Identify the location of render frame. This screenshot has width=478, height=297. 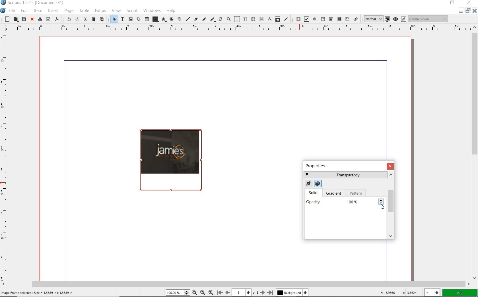
(139, 19).